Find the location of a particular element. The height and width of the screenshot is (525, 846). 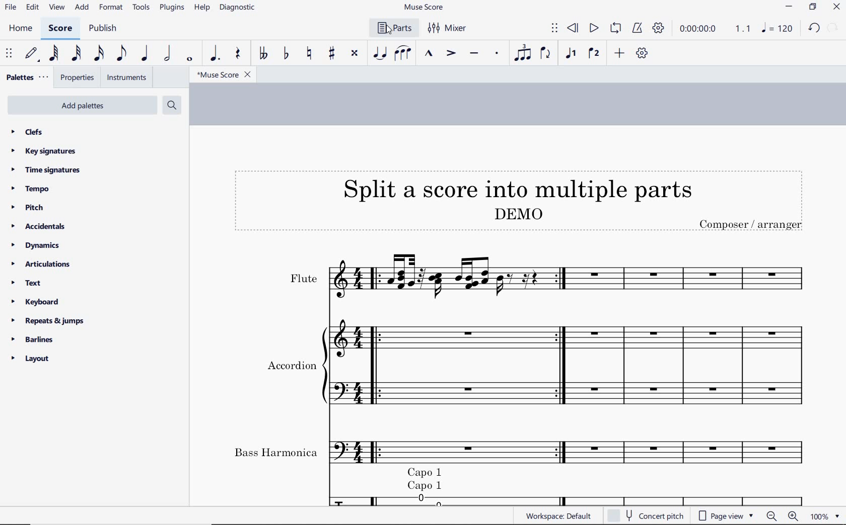

add is located at coordinates (619, 54).